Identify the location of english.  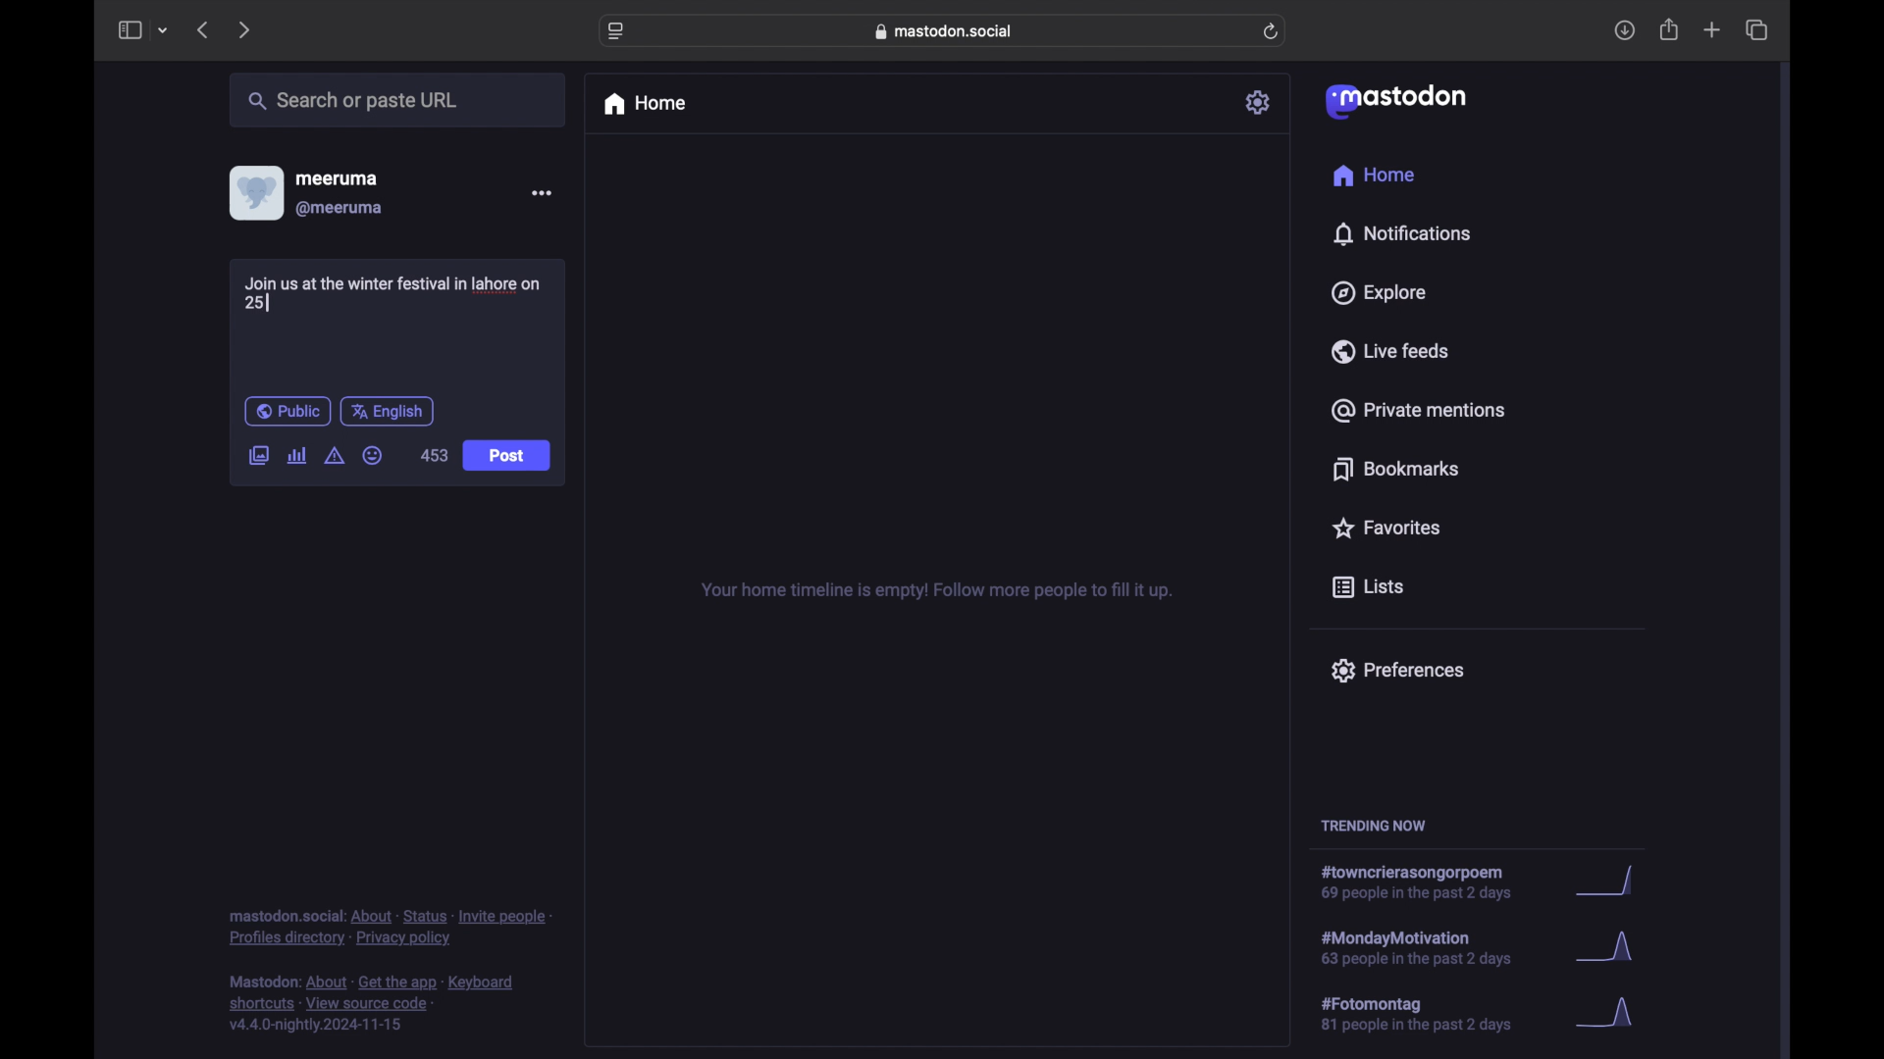
(388, 411).